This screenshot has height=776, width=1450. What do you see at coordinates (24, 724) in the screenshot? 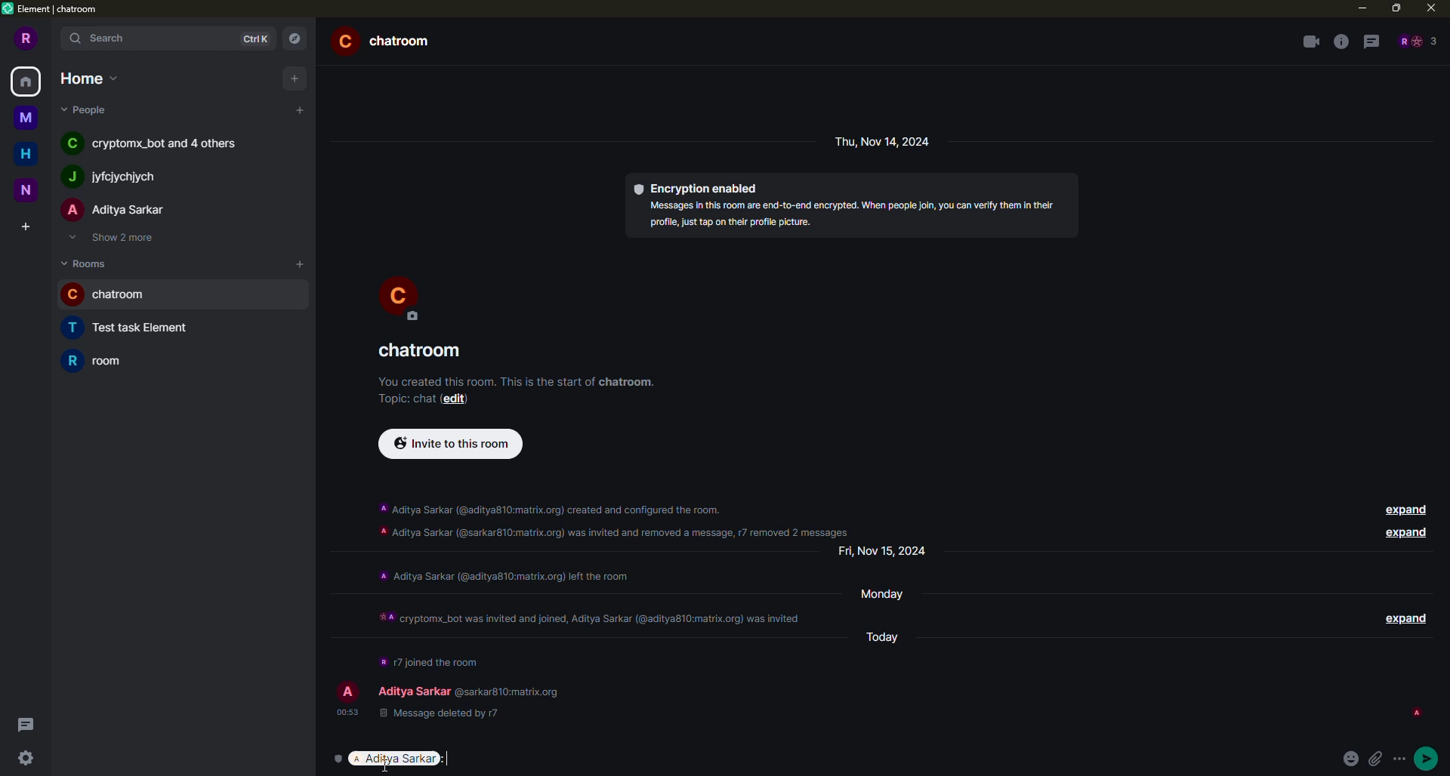
I see `threads` at bounding box center [24, 724].